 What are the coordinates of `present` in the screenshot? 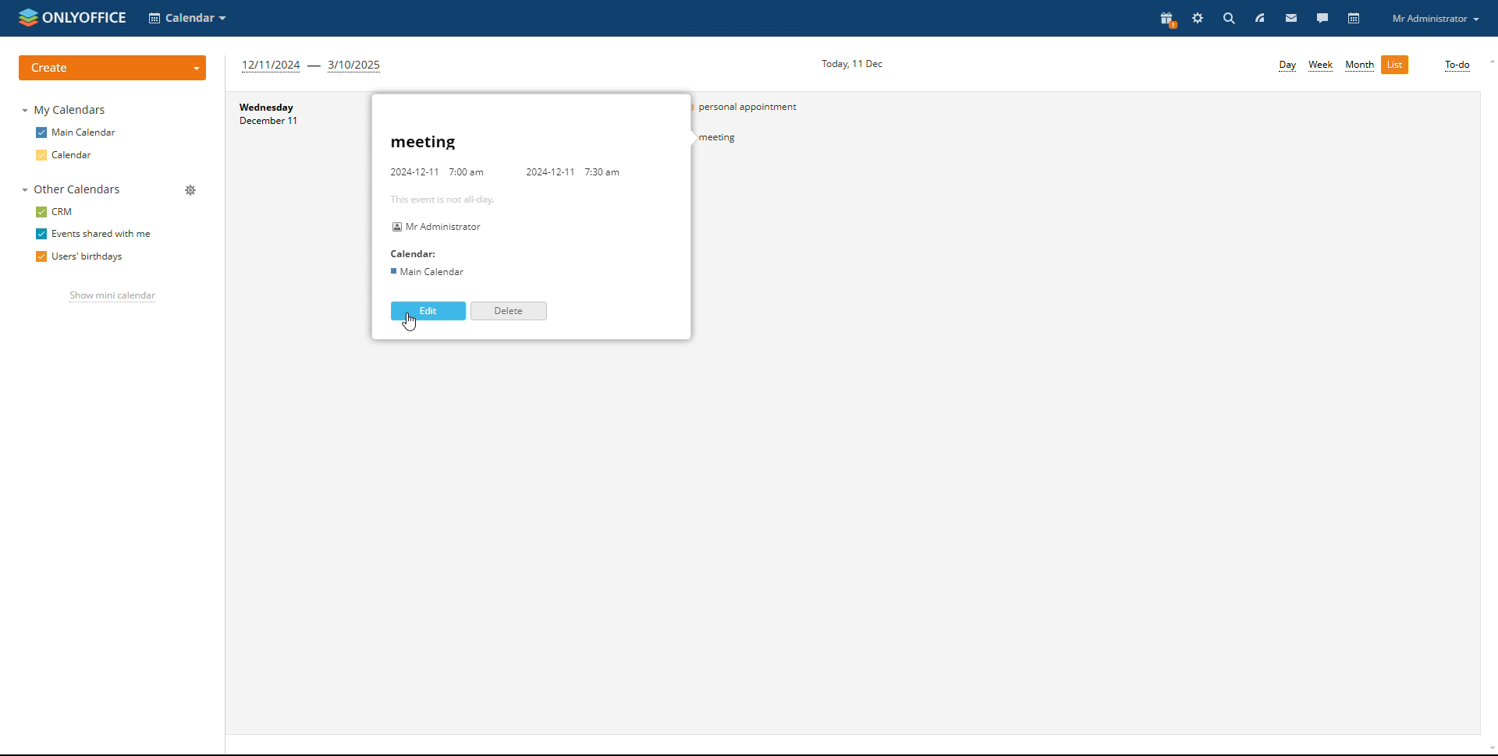 It's located at (1167, 19).